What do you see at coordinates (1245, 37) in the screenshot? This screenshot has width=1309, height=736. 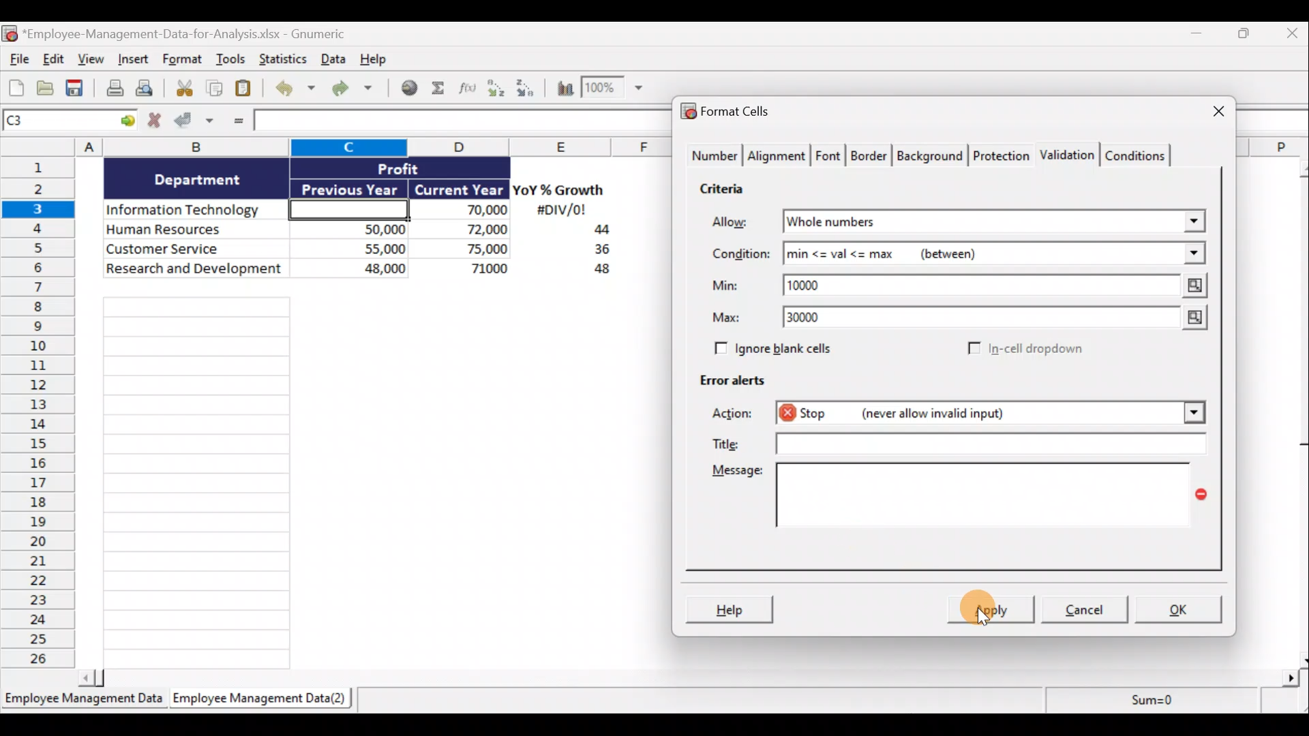 I see `Restore down` at bounding box center [1245, 37].